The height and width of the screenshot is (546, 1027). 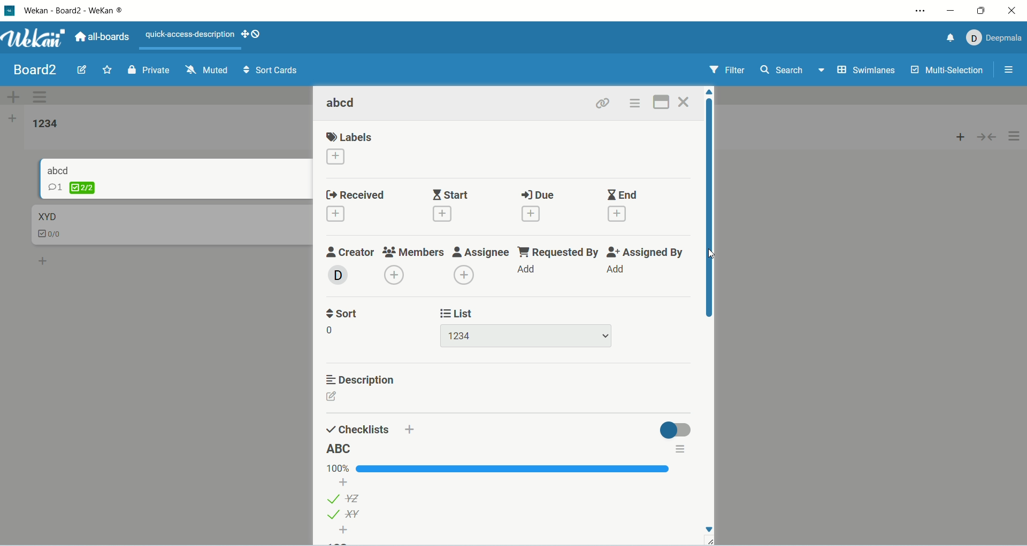 What do you see at coordinates (47, 216) in the screenshot?
I see `card title` at bounding box center [47, 216].